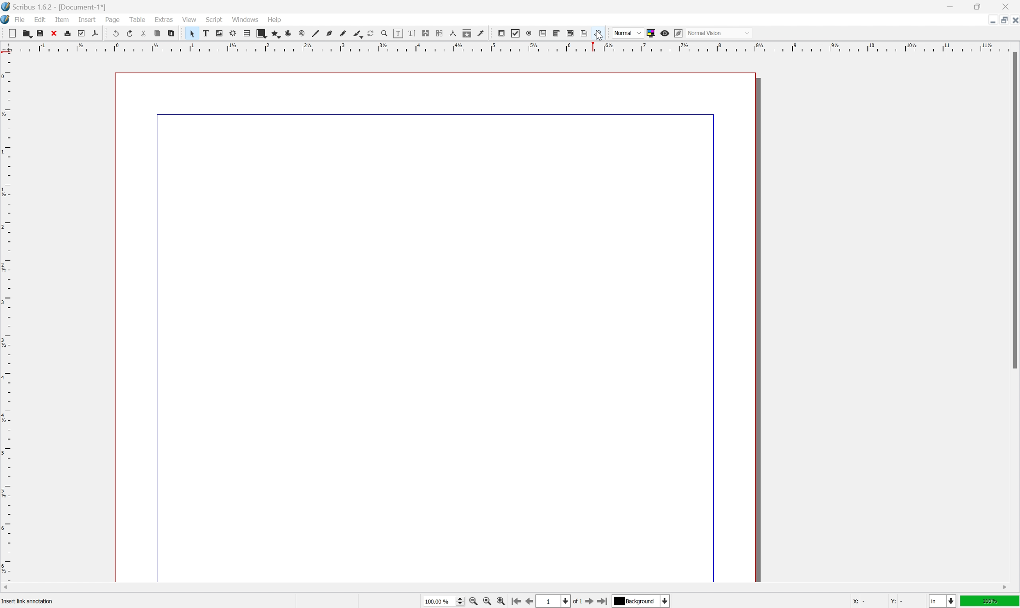 The image size is (1020, 608). Describe the element at coordinates (7, 317) in the screenshot. I see `ruler` at that location.